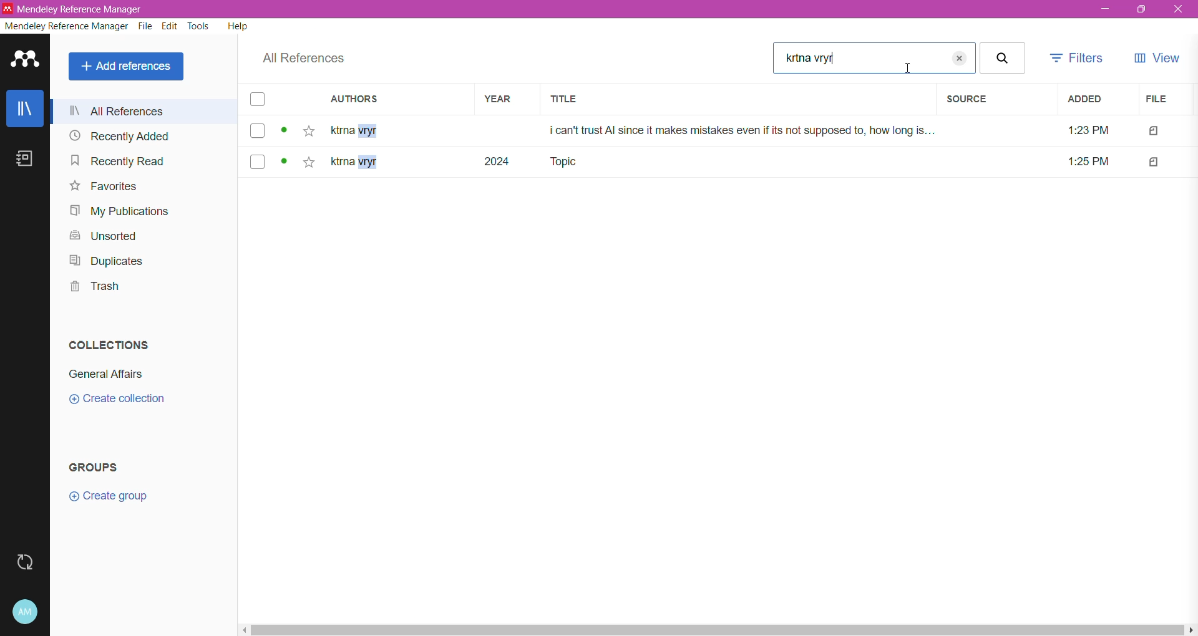 This screenshot has height=636, width=1198. What do you see at coordinates (1143, 11) in the screenshot?
I see `Restore Down` at bounding box center [1143, 11].